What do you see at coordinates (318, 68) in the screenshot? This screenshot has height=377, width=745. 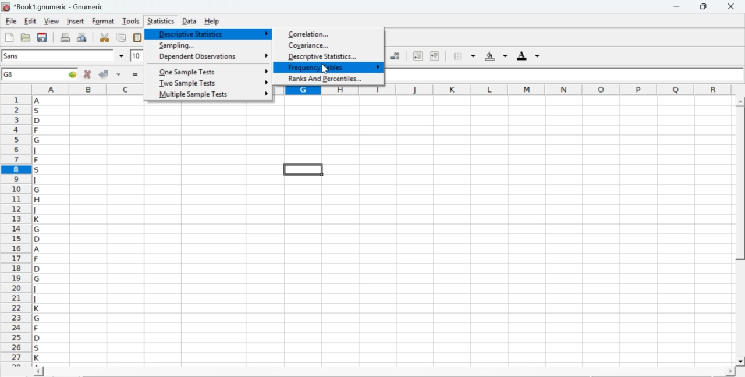 I see `frequency tables` at bounding box center [318, 68].